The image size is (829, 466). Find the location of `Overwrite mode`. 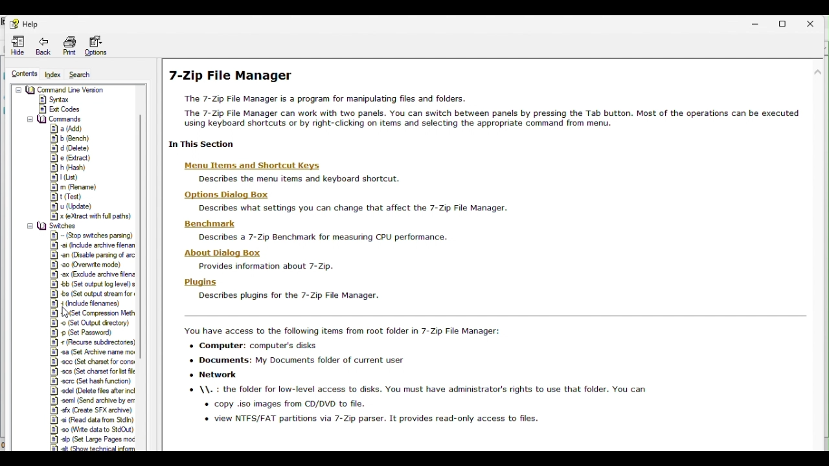

Overwrite mode is located at coordinates (88, 265).